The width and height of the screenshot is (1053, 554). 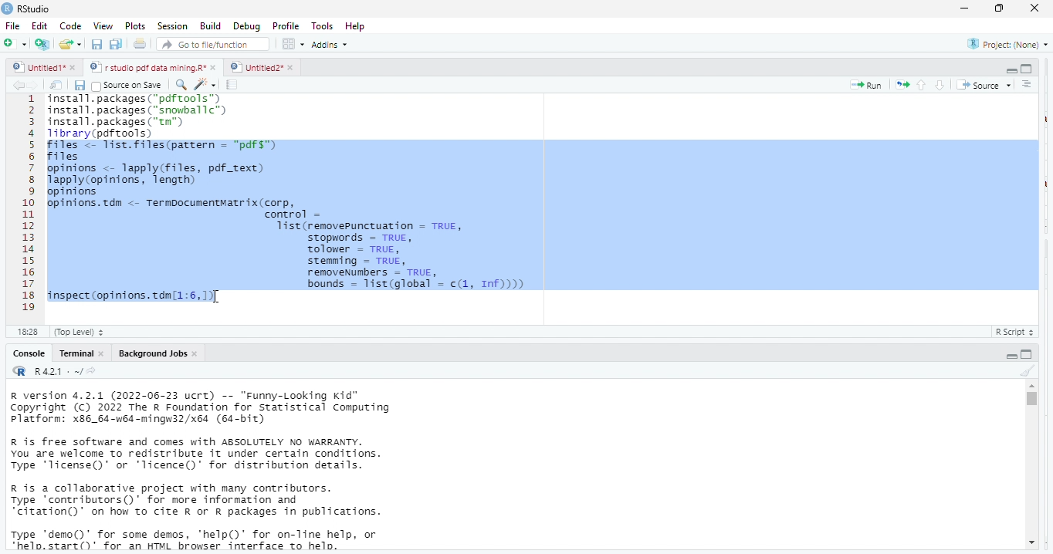 What do you see at coordinates (1018, 332) in the screenshot?
I see `r script` at bounding box center [1018, 332].